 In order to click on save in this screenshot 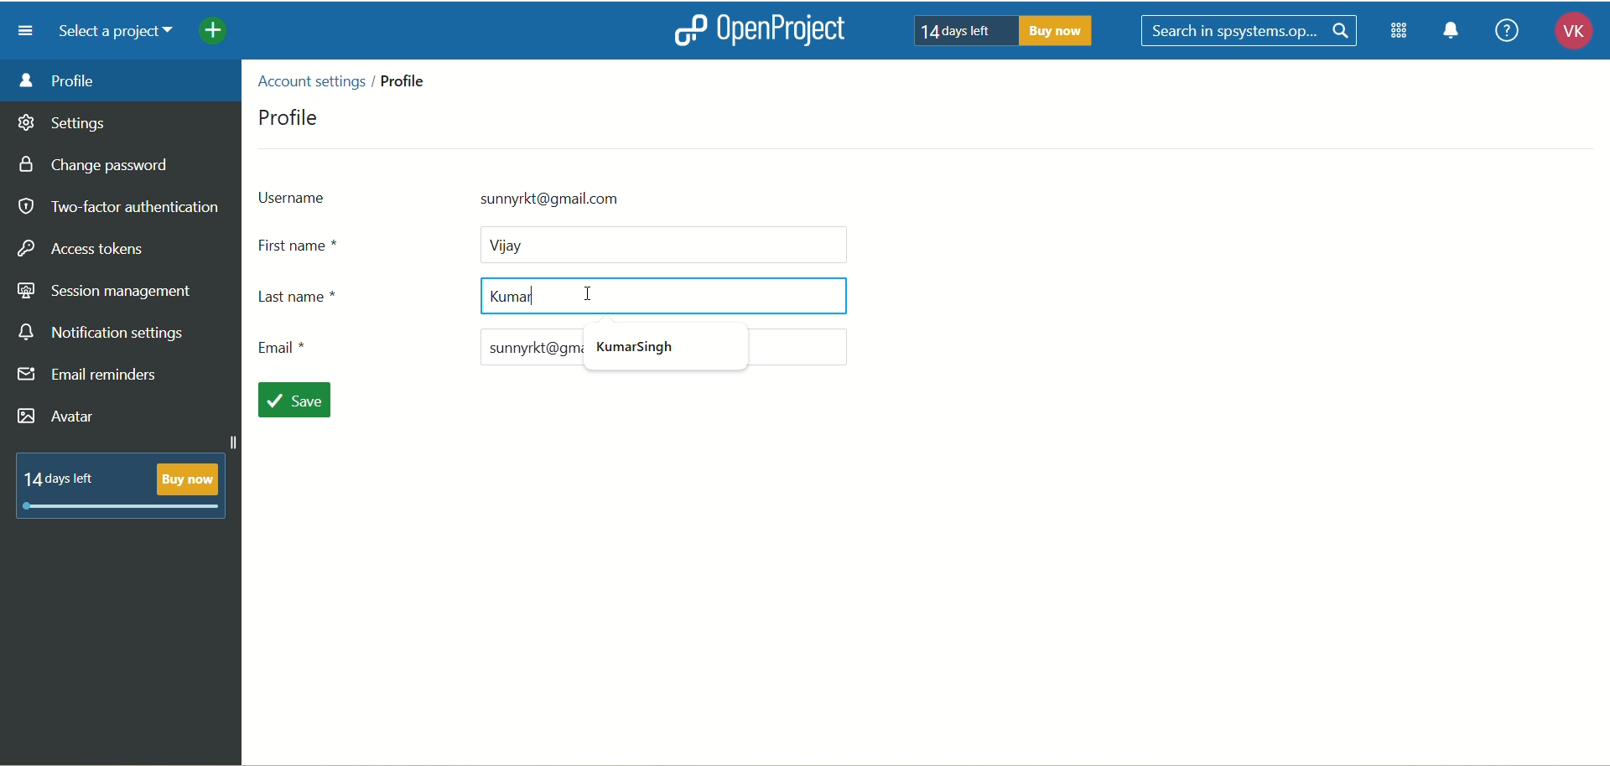, I will do `click(300, 401)`.